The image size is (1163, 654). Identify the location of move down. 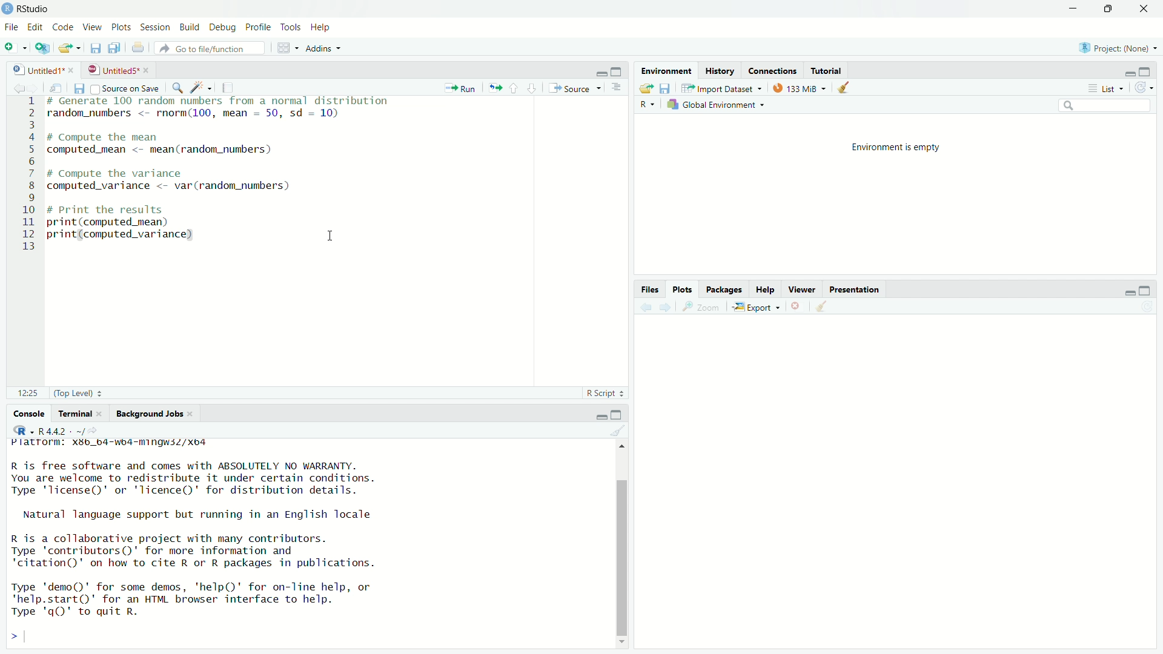
(621, 639).